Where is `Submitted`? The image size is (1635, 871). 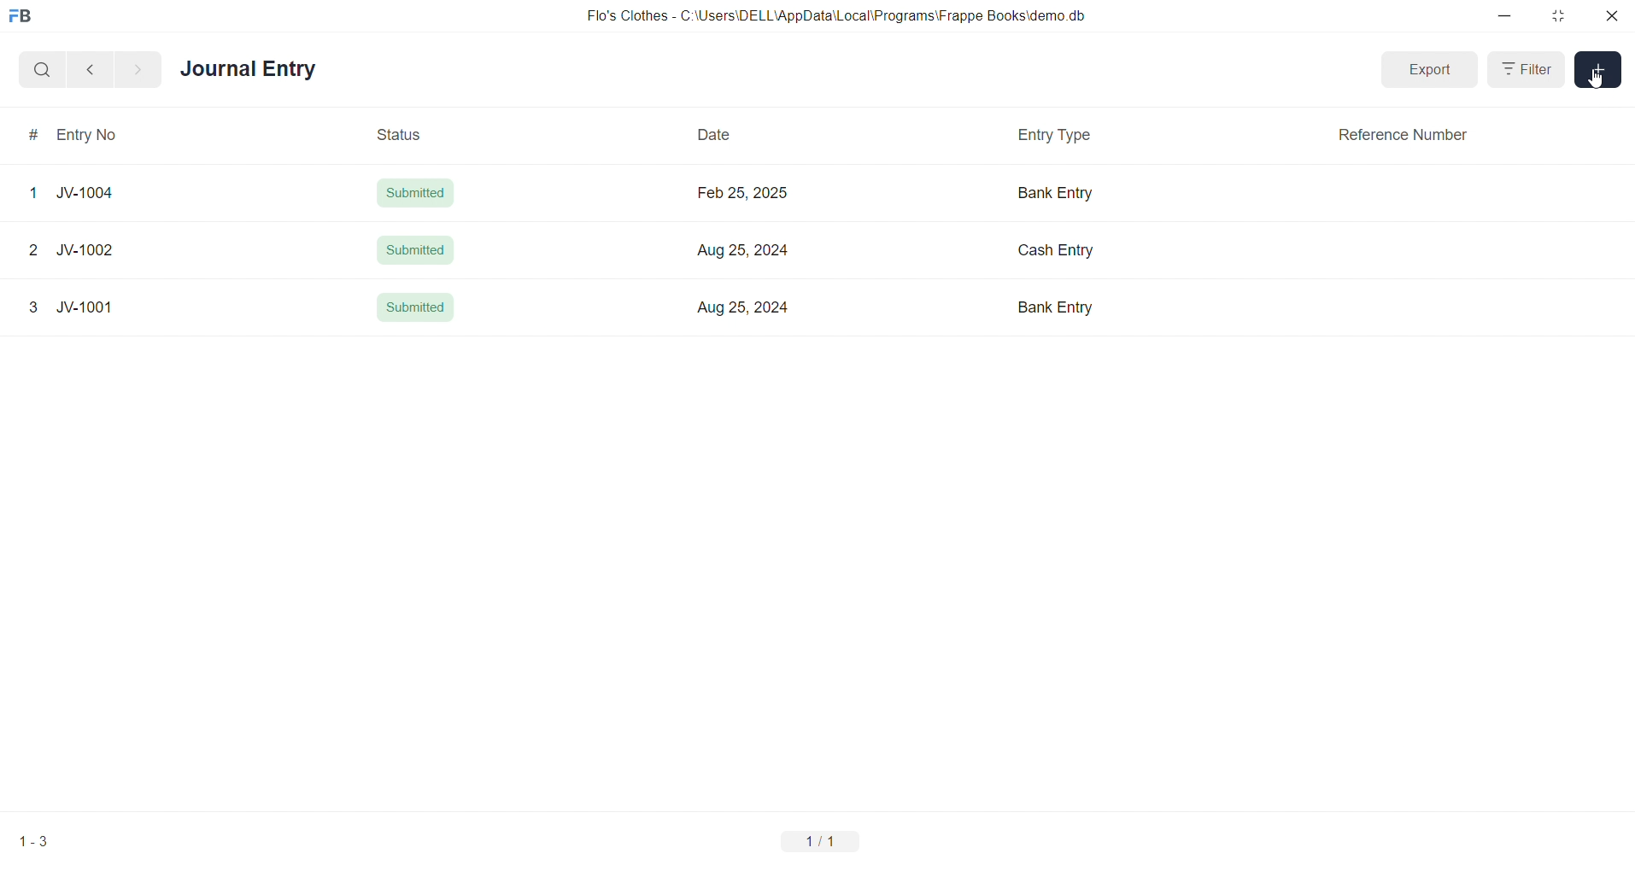
Submitted is located at coordinates (413, 306).